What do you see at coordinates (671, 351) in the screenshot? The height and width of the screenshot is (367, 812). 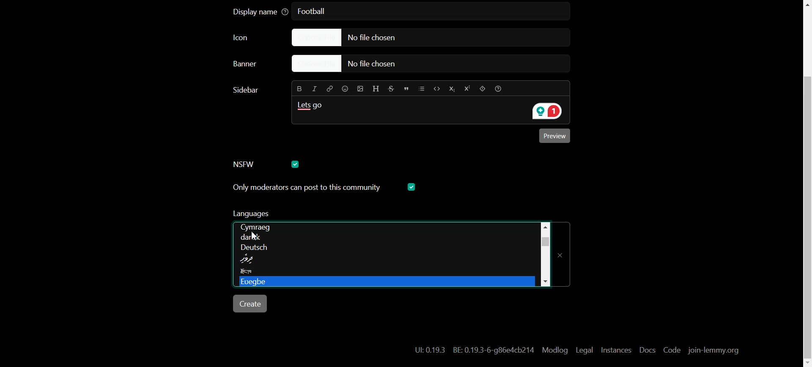 I see `Code` at bounding box center [671, 351].